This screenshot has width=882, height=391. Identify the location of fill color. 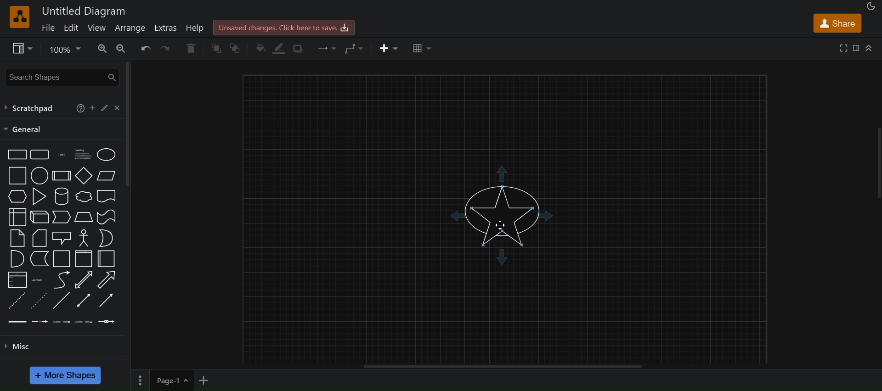
(260, 49).